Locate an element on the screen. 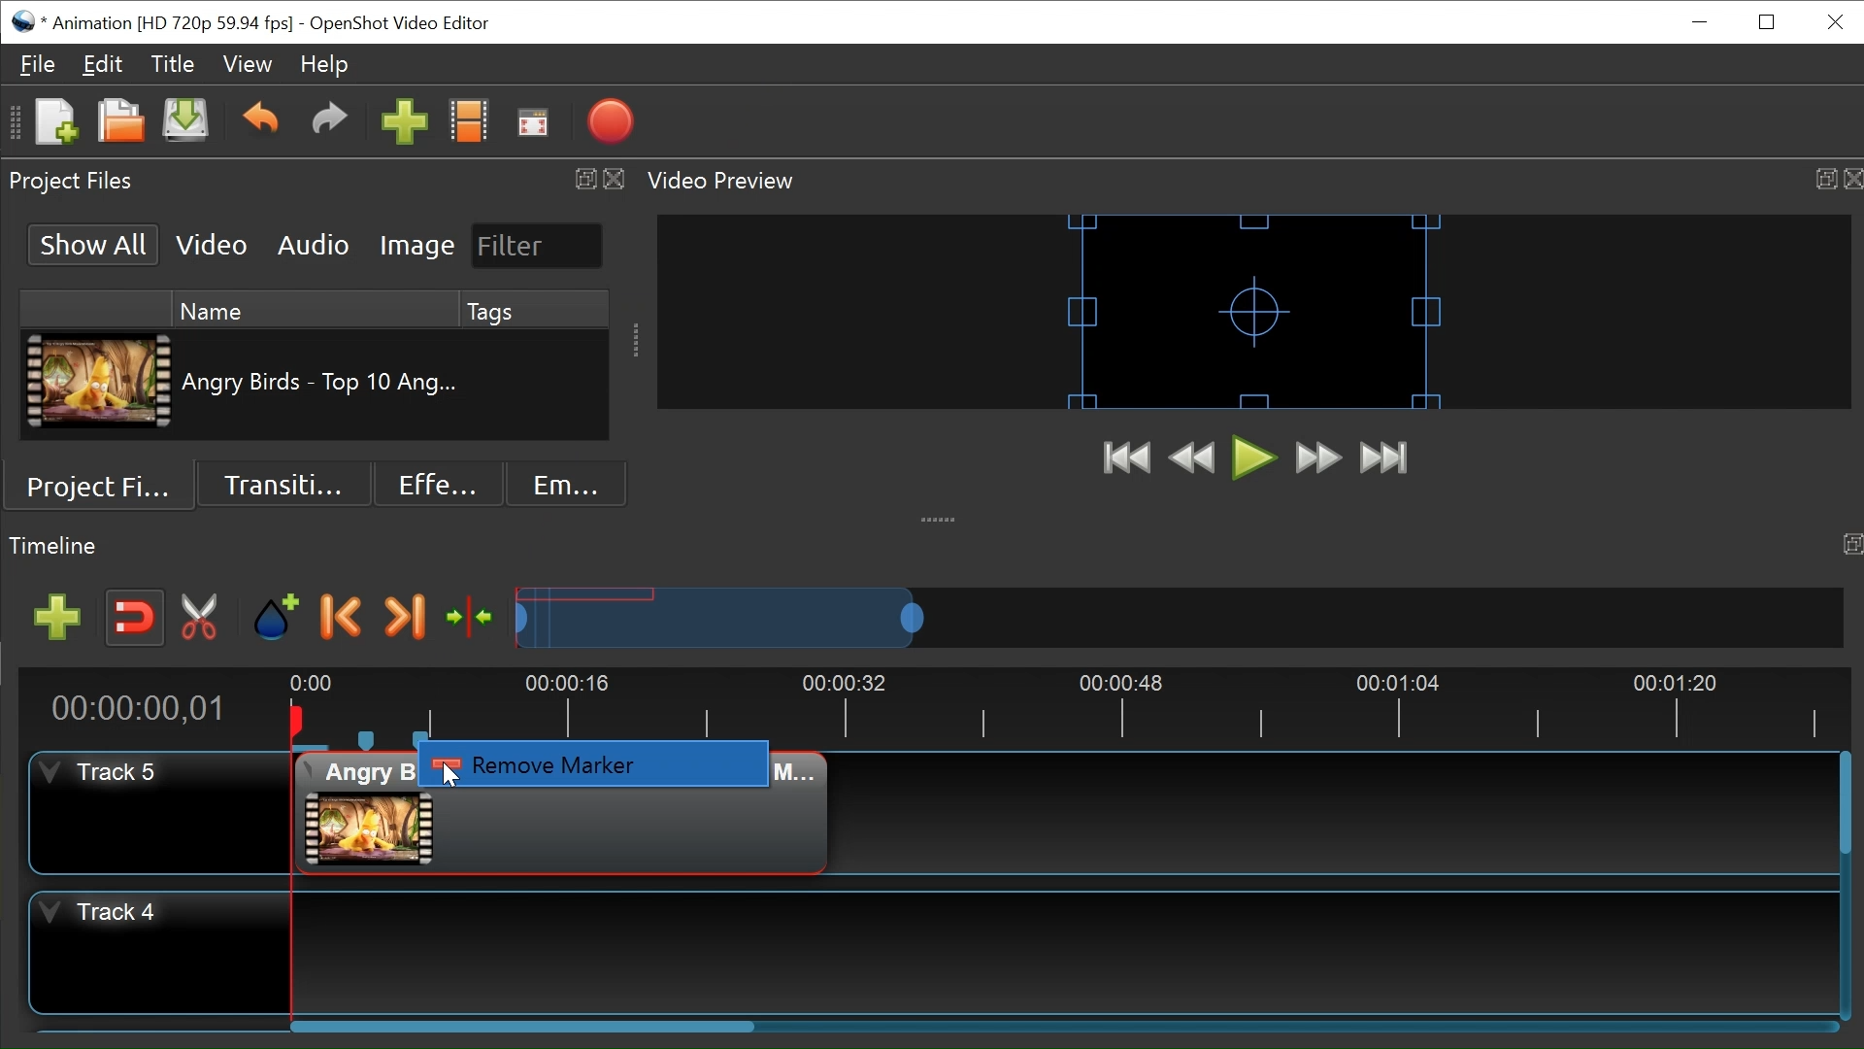  collapse is located at coordinates (941, 513).